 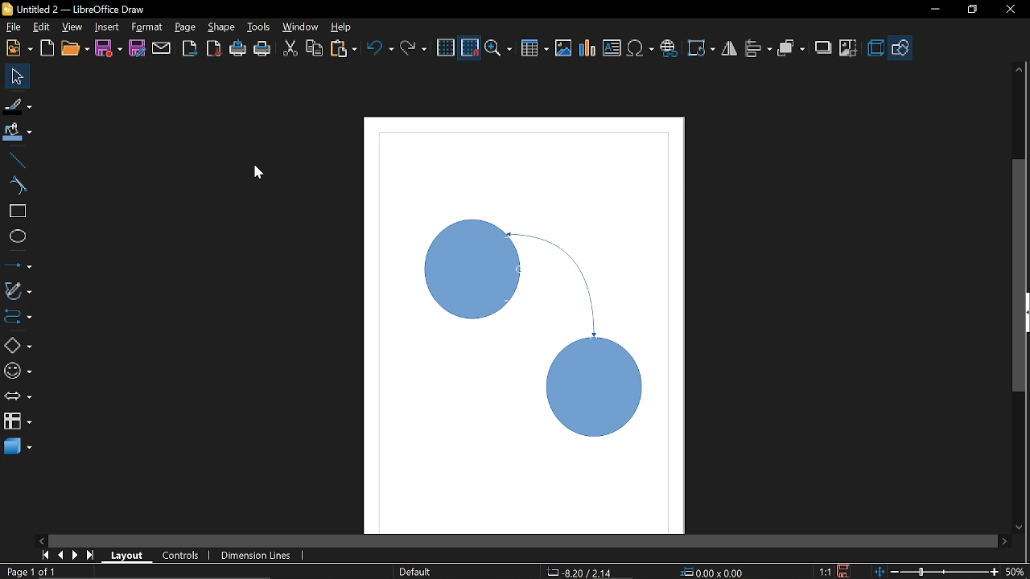 What do you see at coordinates (43, 556) in the screenshot?
I see `go to first page` at bounding box center [43, 556].